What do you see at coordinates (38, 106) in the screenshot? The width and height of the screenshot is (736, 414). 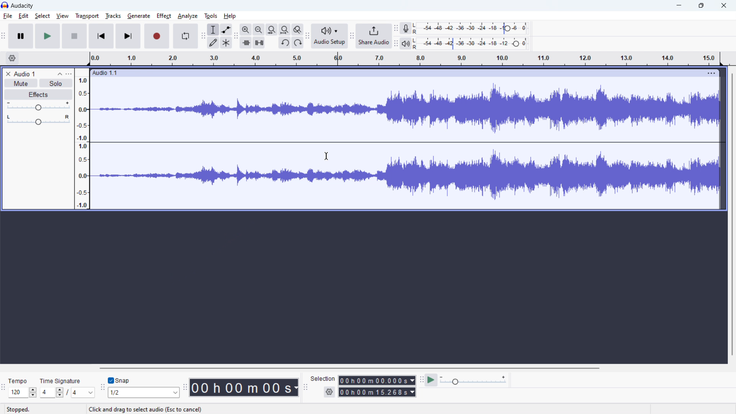 I see `volume` at bounding box center [38, 106].